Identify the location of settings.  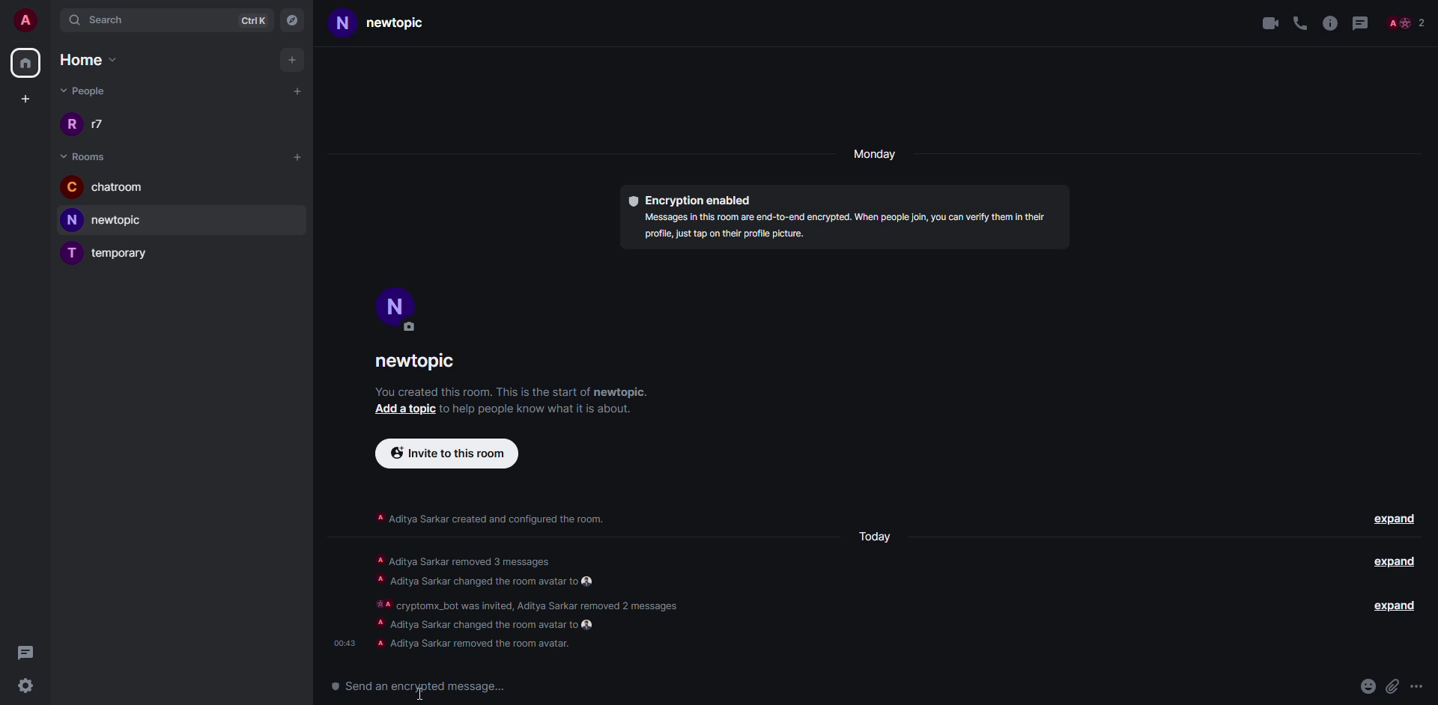
(25, 686).